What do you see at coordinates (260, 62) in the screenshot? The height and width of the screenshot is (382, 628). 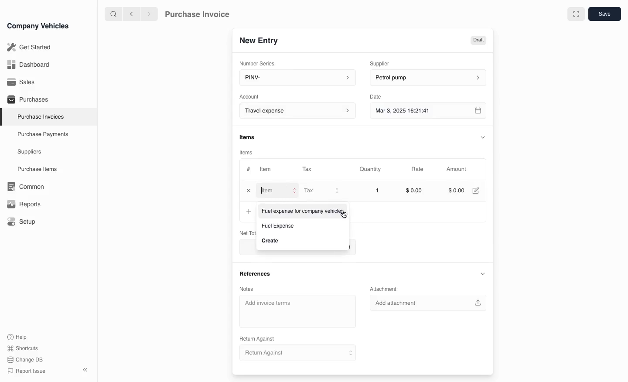 I see `Number Series` at bounding box center [260, 62].